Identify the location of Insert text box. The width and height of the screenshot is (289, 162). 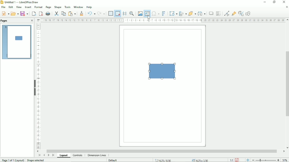
(147, 14).